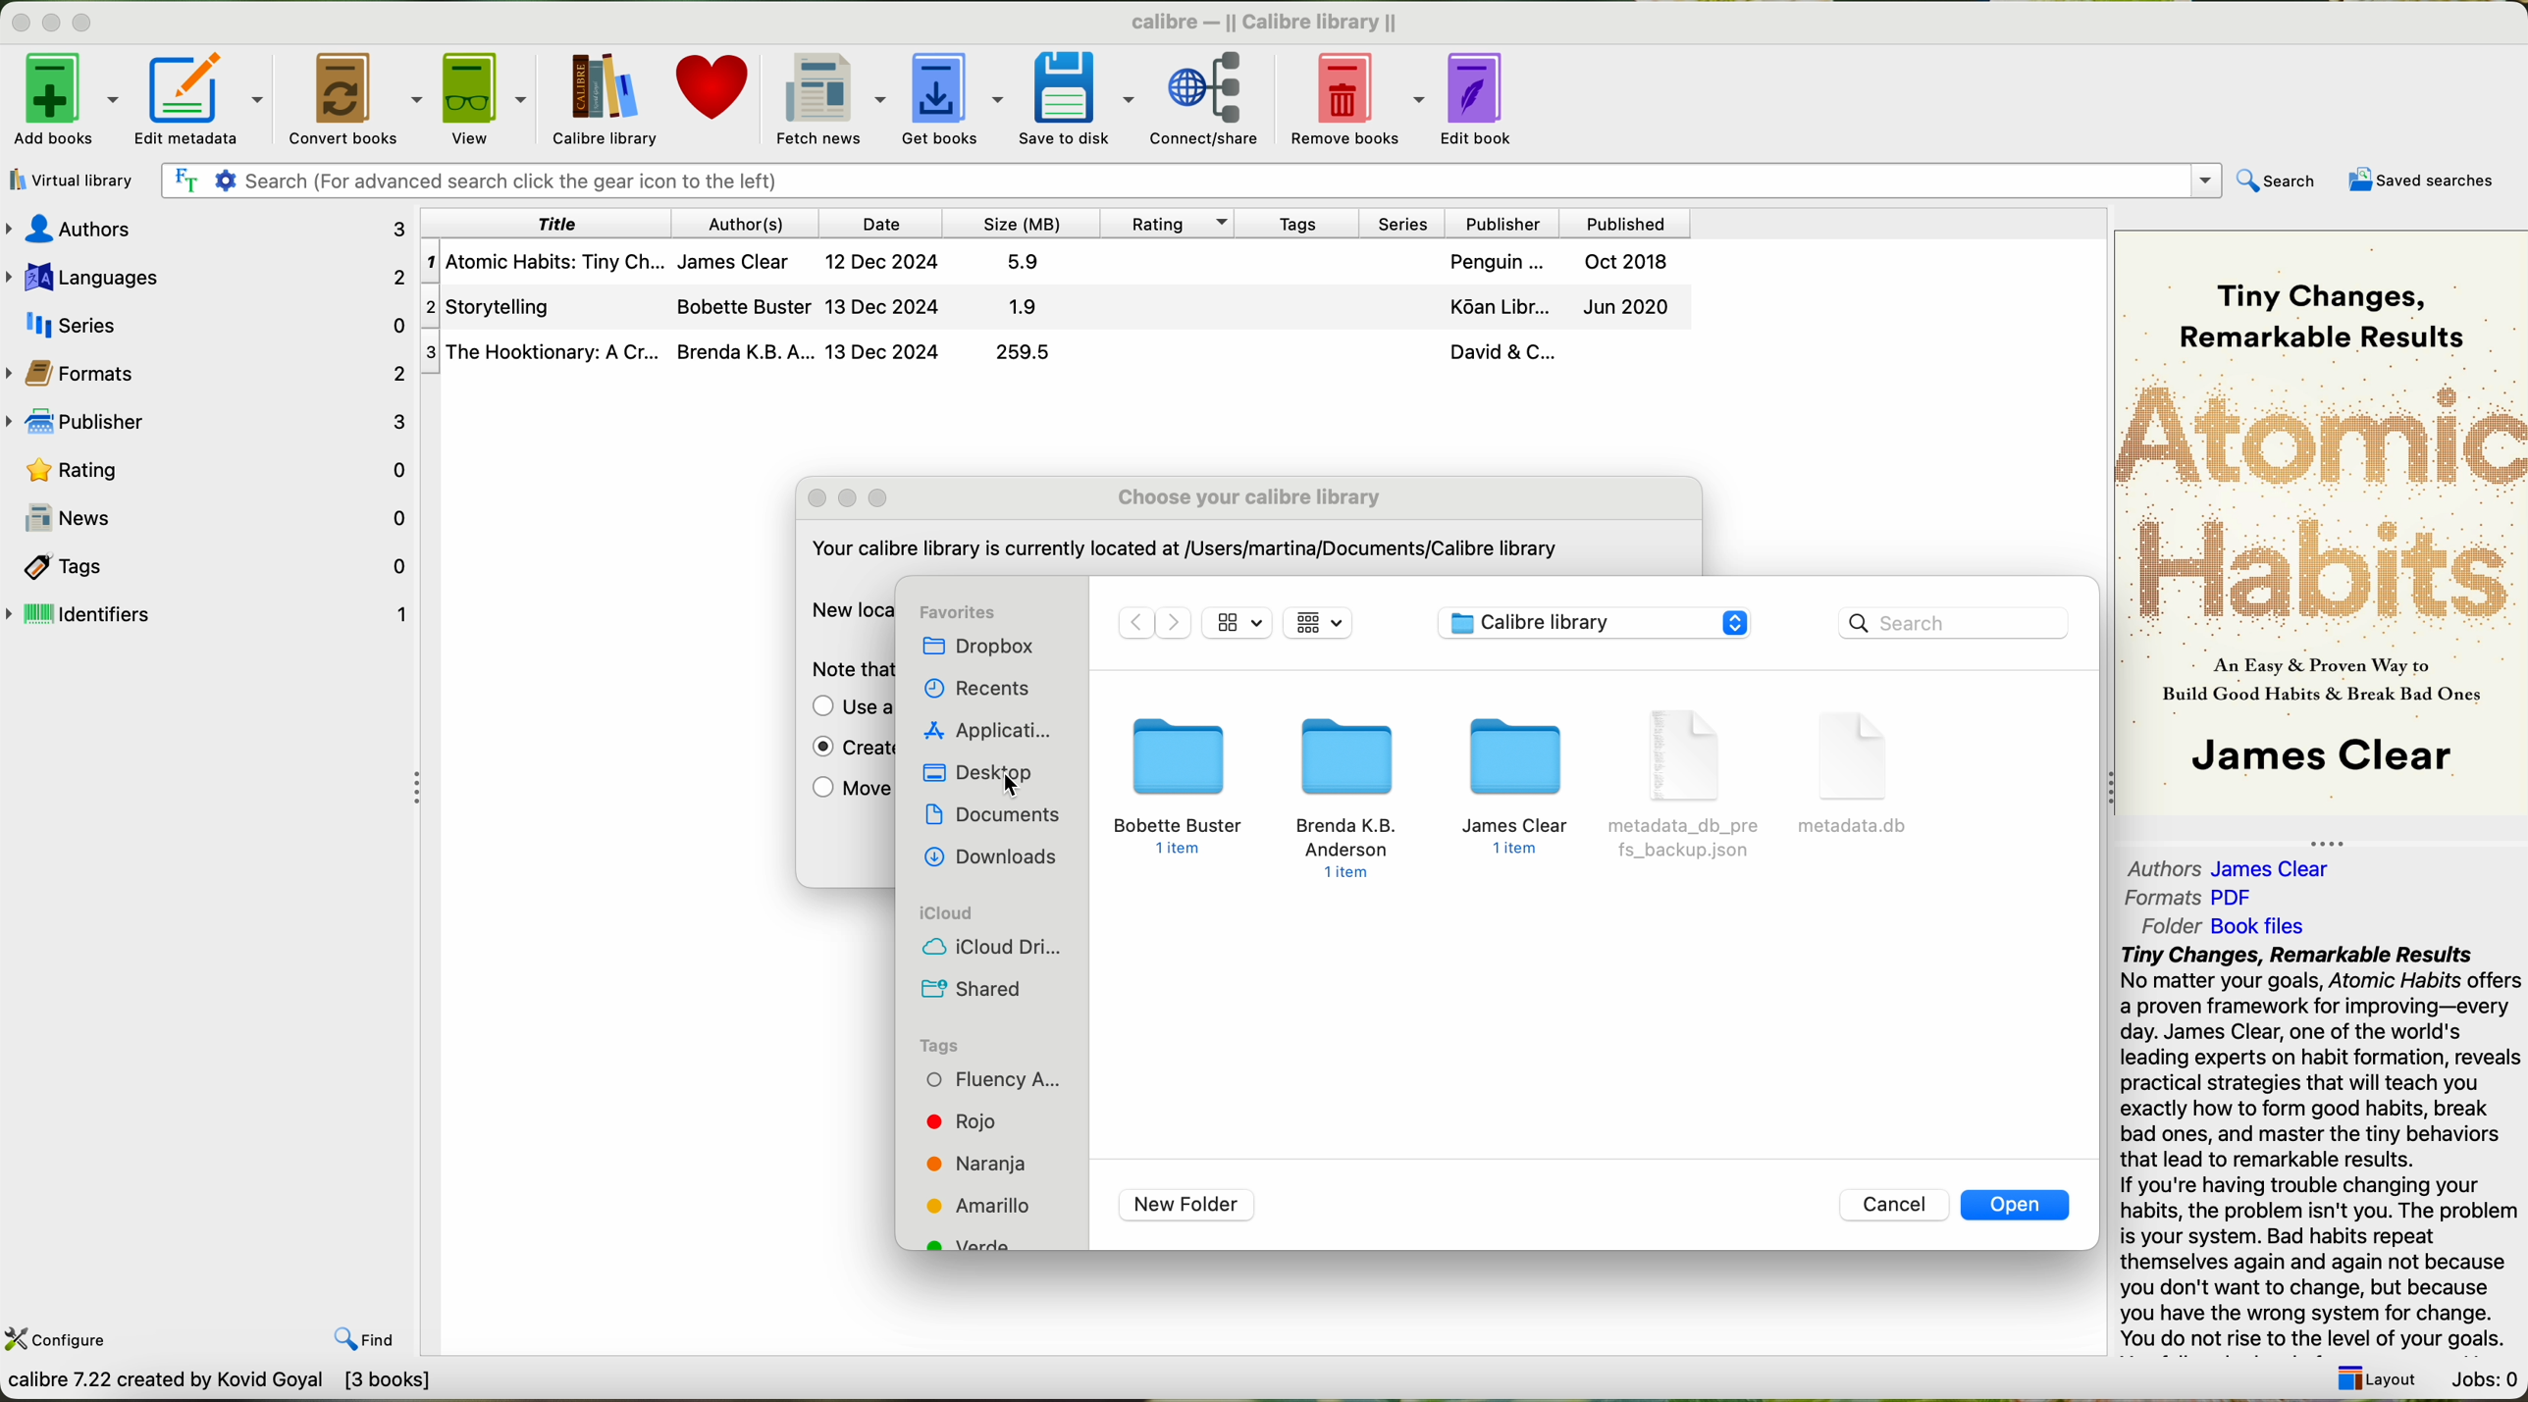  I want to click on authors, so click(215, 229).